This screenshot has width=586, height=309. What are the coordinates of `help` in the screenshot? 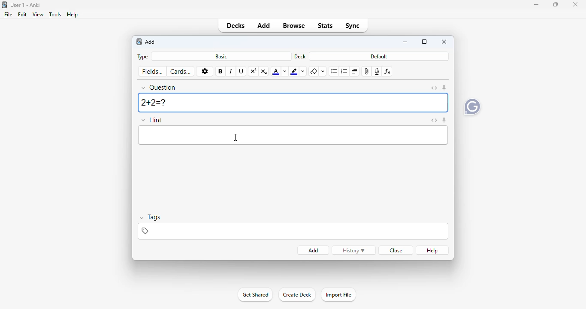 It's located at (433, 251).